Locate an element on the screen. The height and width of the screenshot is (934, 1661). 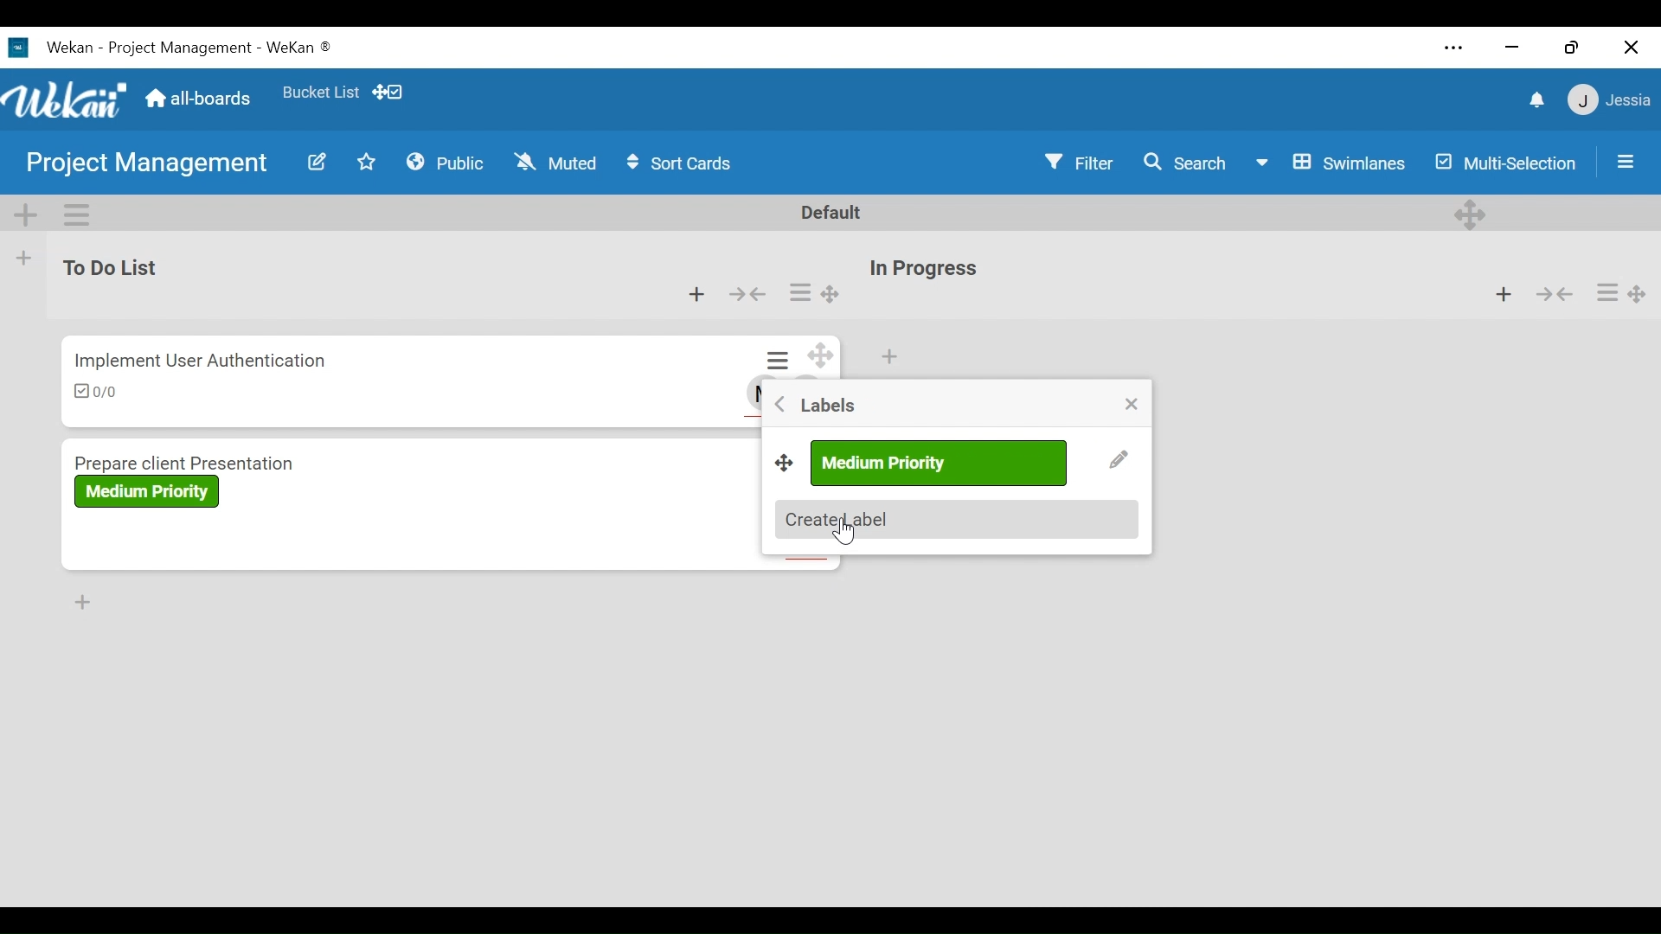
Desktop drag handles is located at coordinates (1642, 293).